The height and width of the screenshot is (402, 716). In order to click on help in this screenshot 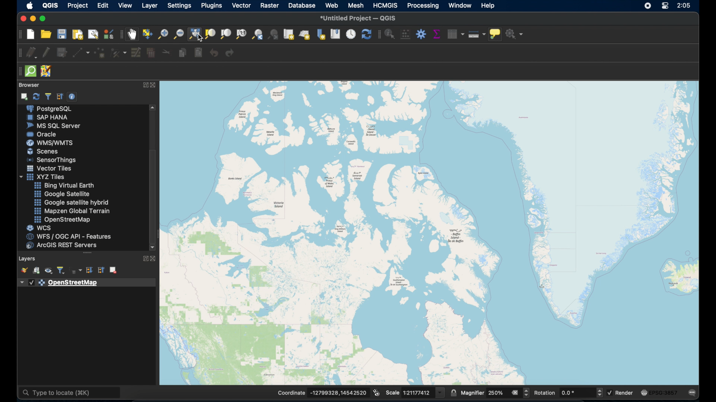, I will do `click(489, 6)`.